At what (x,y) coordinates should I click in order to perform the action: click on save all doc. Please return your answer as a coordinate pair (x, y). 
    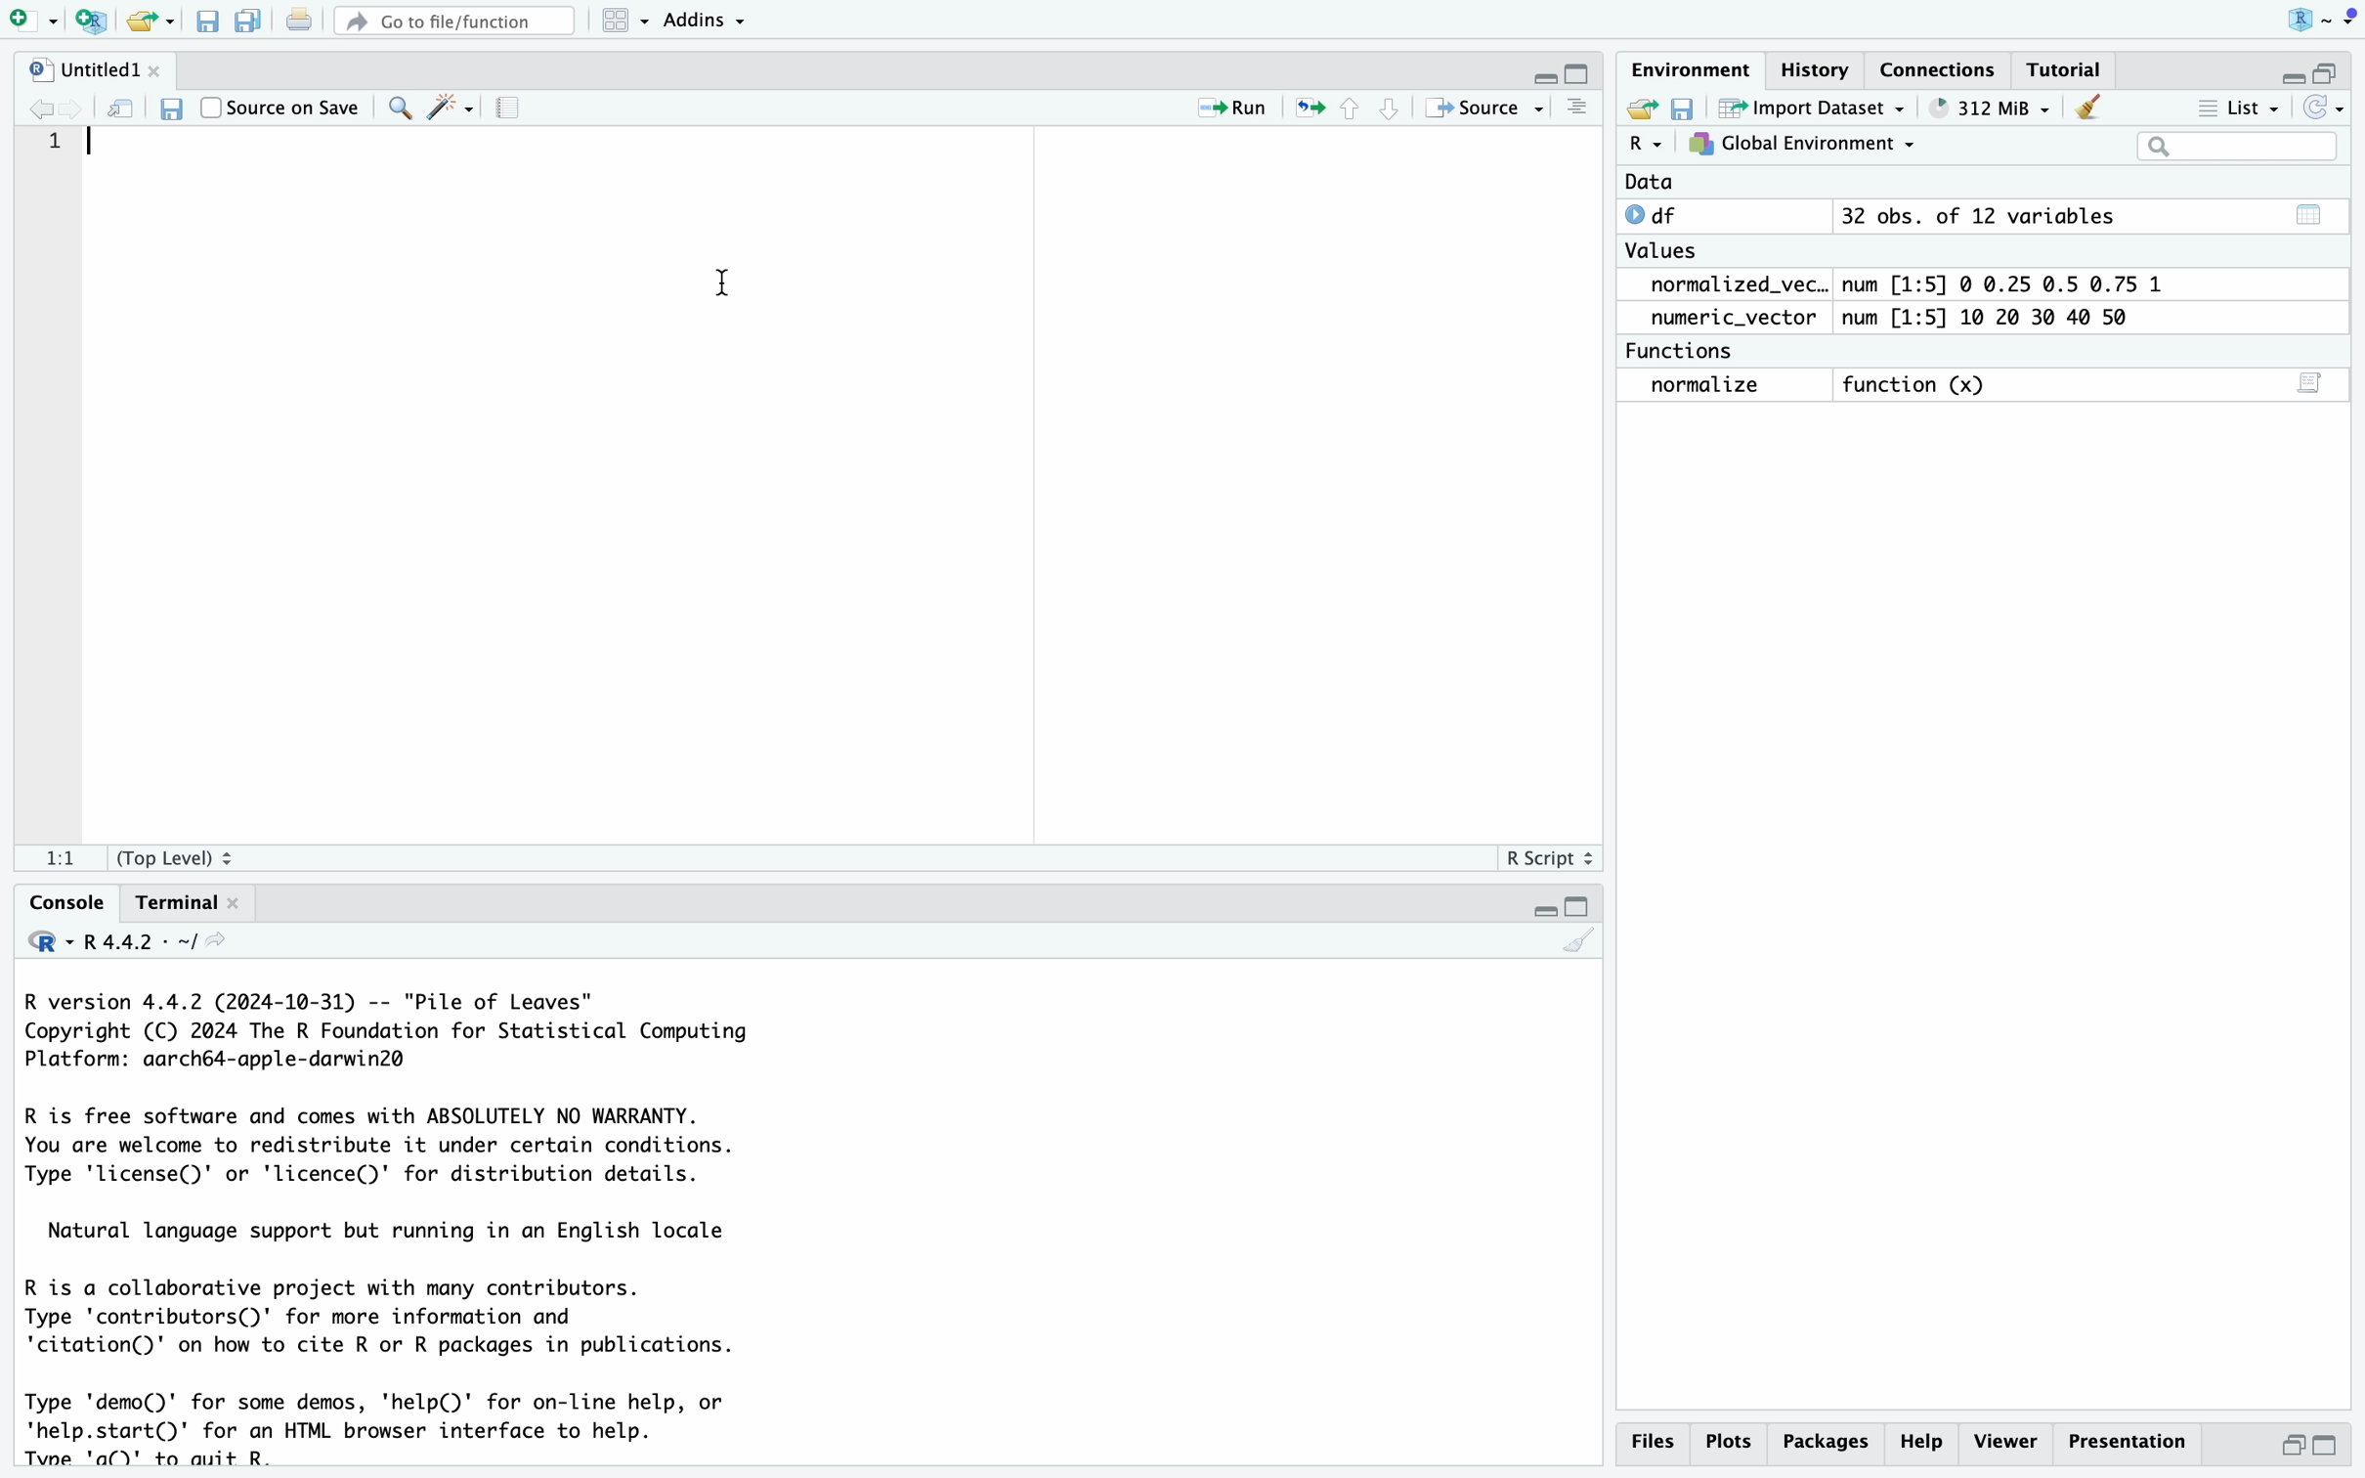
    Looking at the image, I should click on (252, 22).